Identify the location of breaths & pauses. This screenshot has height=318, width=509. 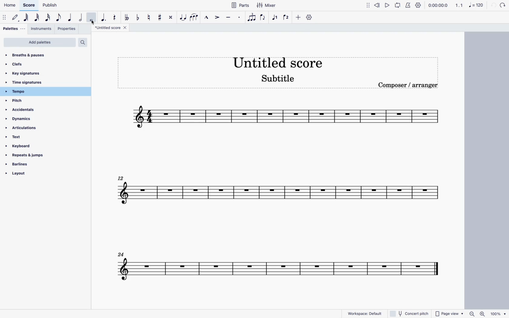
(37, 55).